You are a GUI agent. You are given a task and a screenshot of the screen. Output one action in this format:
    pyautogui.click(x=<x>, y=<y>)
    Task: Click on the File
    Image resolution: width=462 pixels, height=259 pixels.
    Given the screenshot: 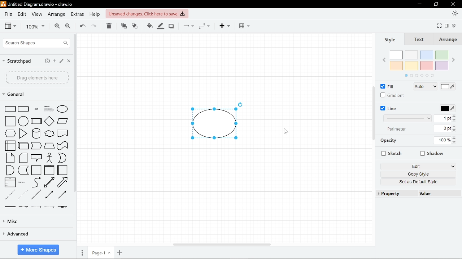 What is the action you would take?
    pyautogui.click(x=8, y=14)
    